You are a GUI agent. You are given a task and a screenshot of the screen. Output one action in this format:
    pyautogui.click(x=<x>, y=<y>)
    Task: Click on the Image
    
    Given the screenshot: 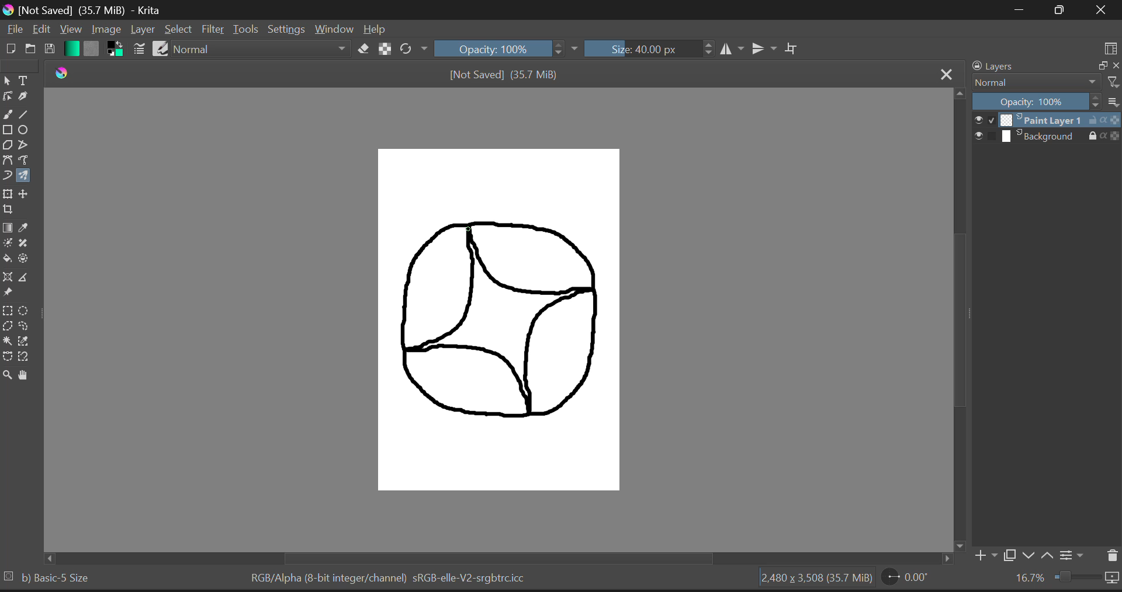 What is the action you would take?
    pyautogui.click(x=106, y=30)
    